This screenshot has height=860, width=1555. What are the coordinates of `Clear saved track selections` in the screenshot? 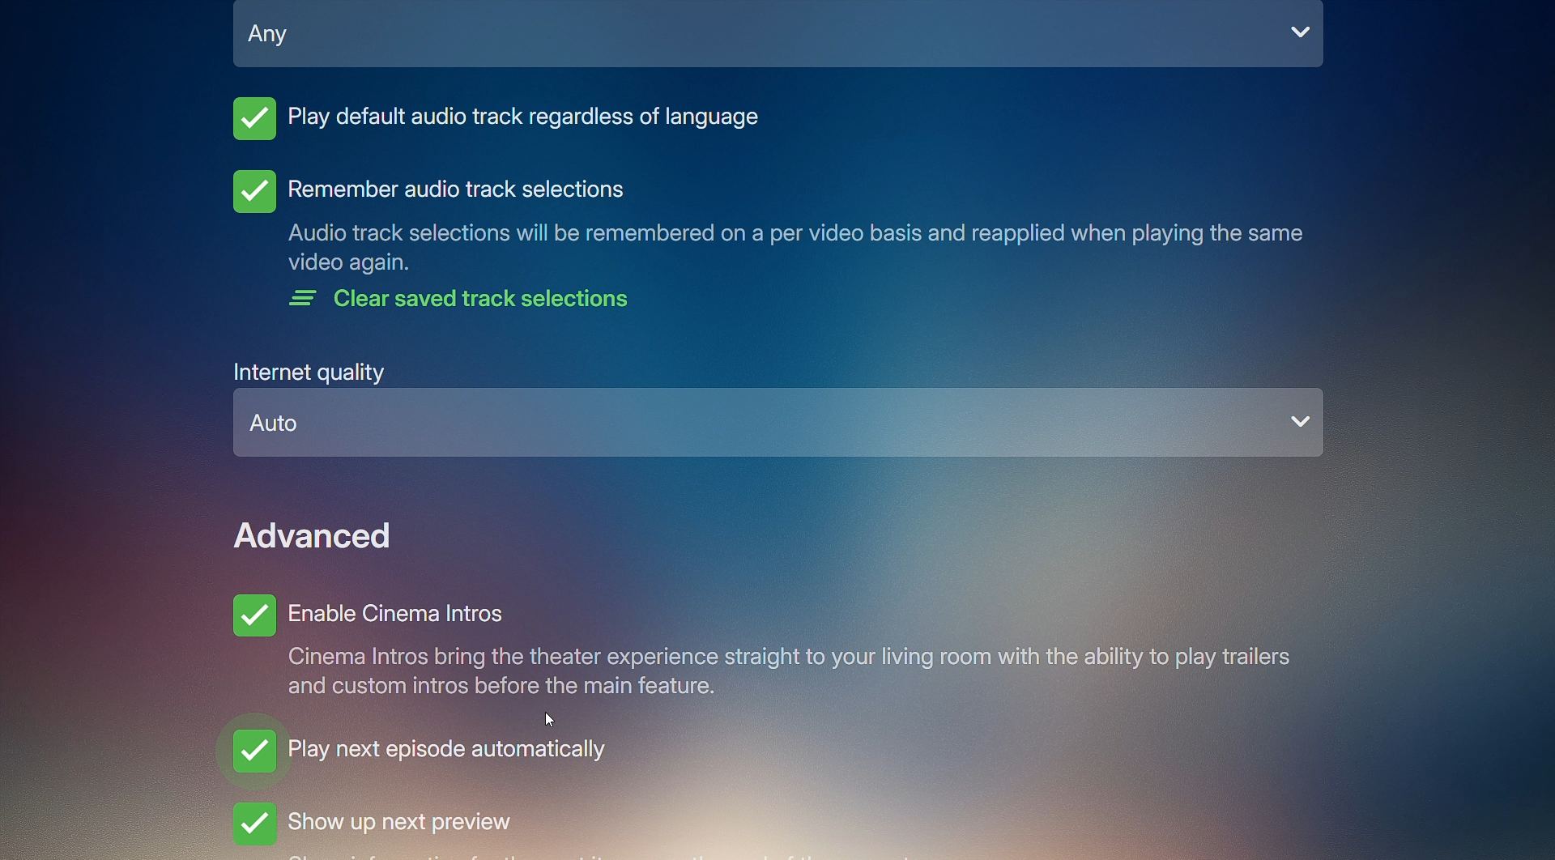 It's located at (466, 303).